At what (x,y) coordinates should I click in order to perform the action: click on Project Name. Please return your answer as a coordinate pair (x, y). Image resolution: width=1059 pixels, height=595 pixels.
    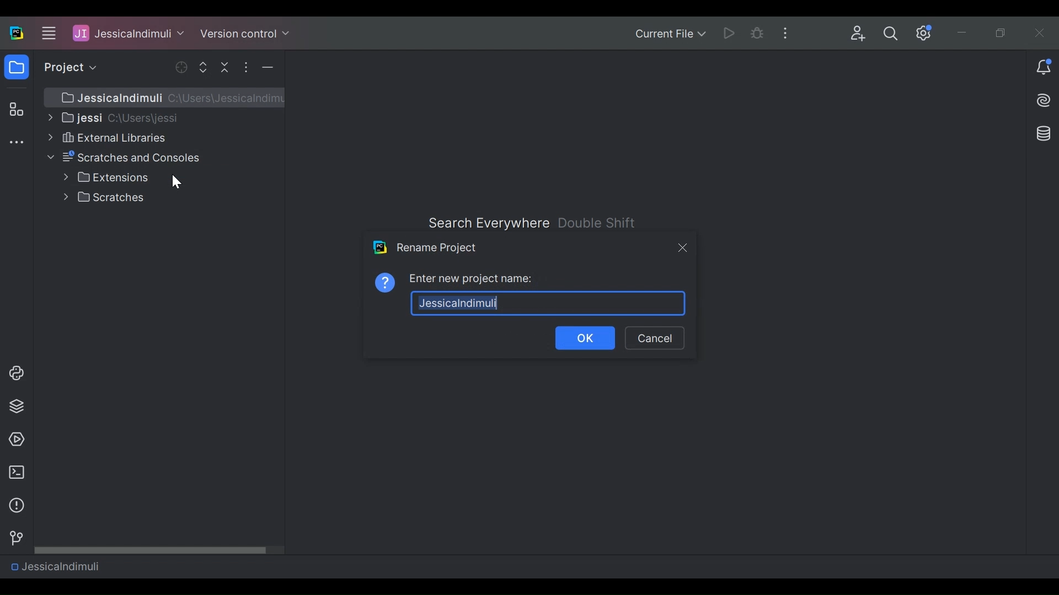
    Looking at the image, I should click on (129, 33).